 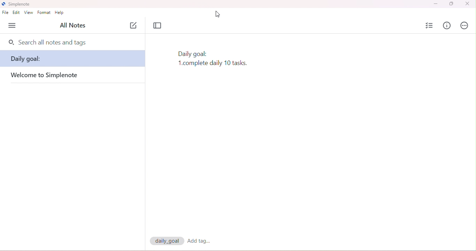 I want to click on actions, so click(x=464, y=25).